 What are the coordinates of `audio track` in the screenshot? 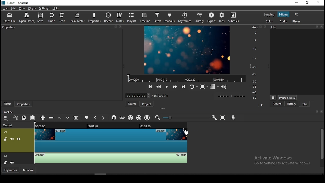 It's located at (96, 159).